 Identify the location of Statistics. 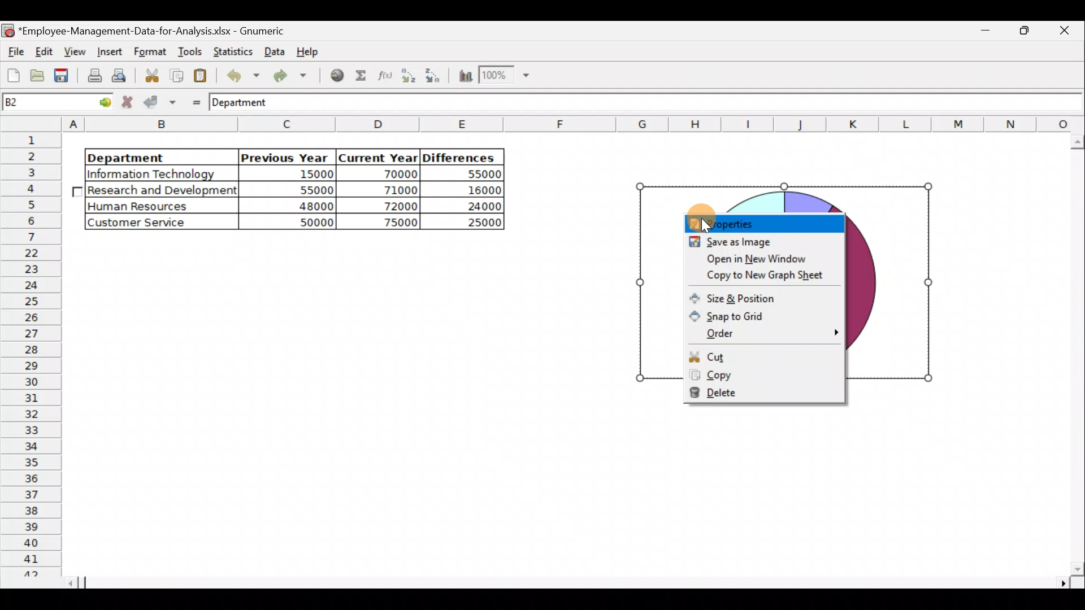
(233, 51).